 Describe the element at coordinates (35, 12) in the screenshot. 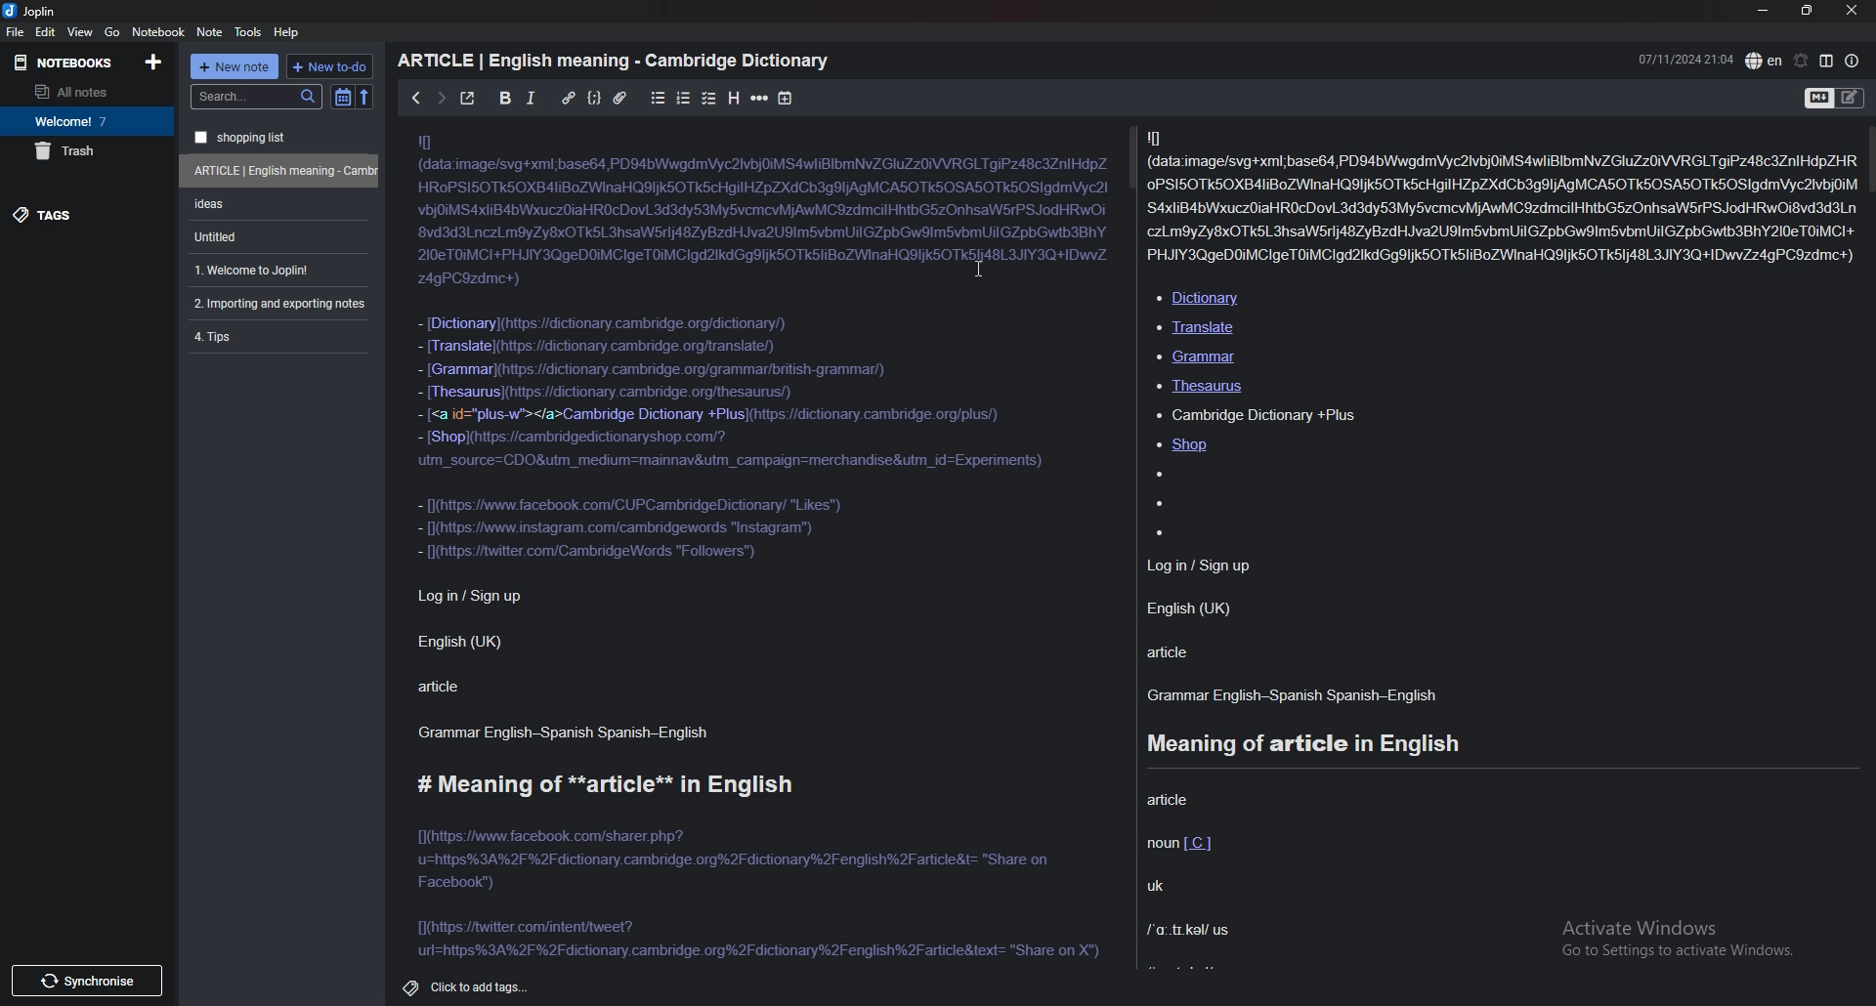

I see `joplin` at that location.